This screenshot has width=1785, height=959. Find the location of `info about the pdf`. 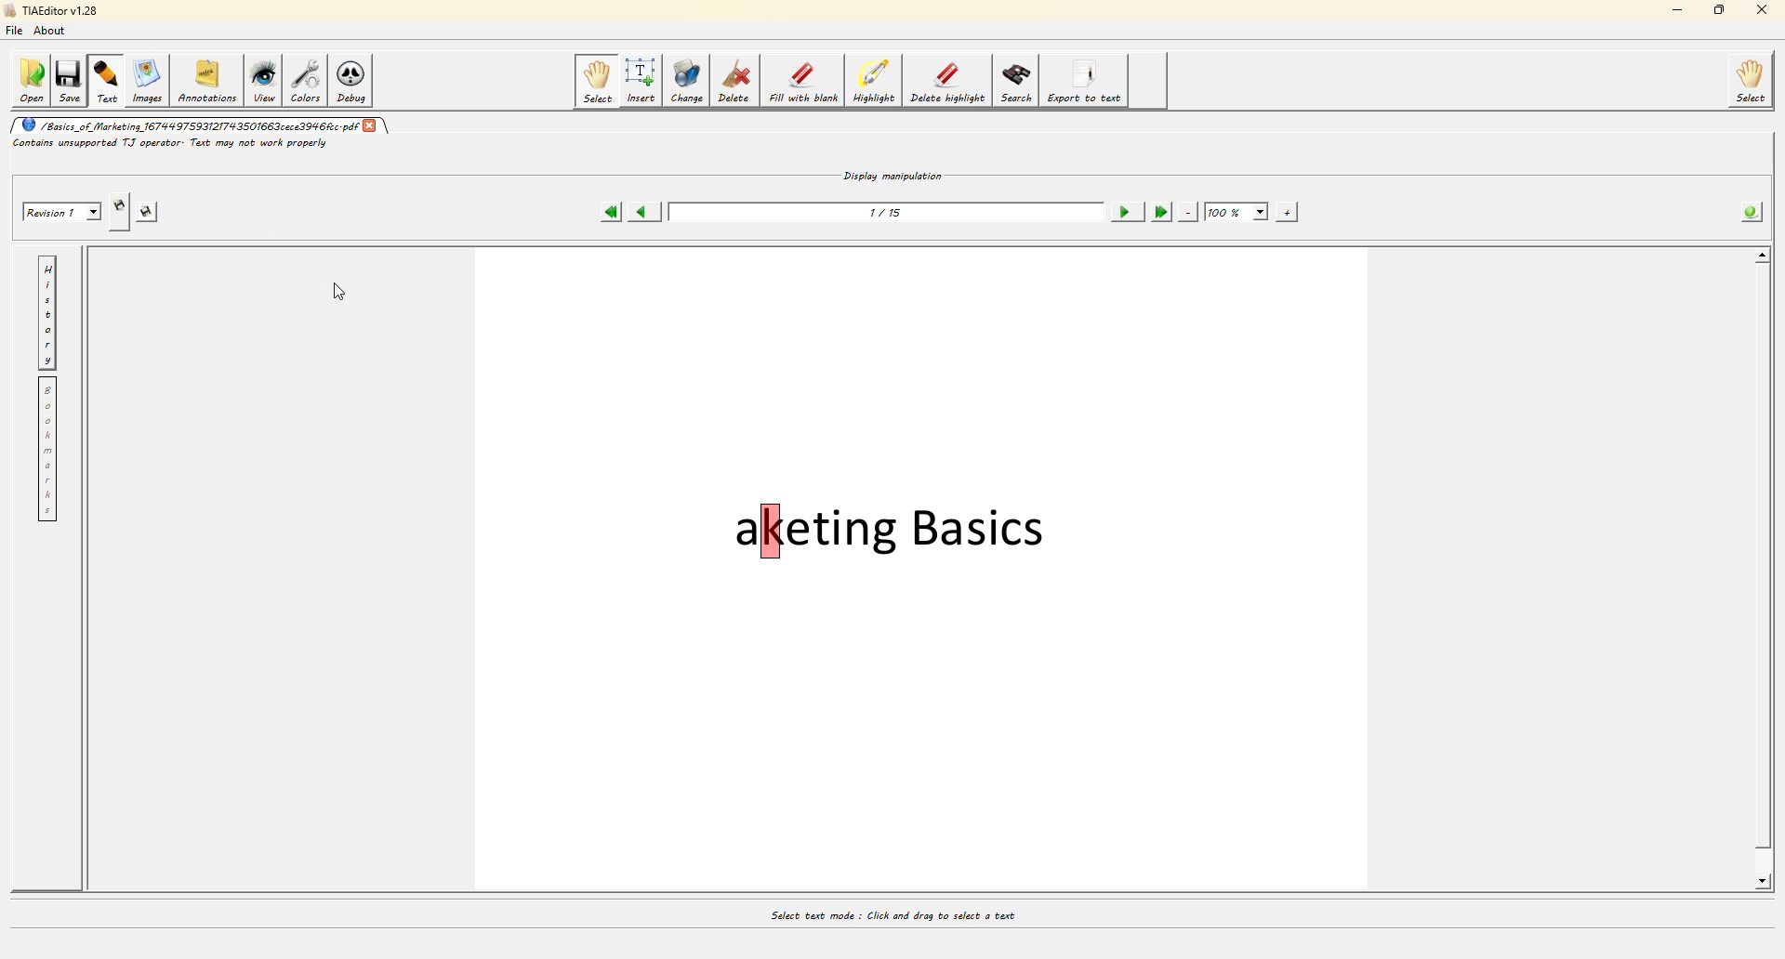

info about the pdf is located at coordinates (1753, 208).